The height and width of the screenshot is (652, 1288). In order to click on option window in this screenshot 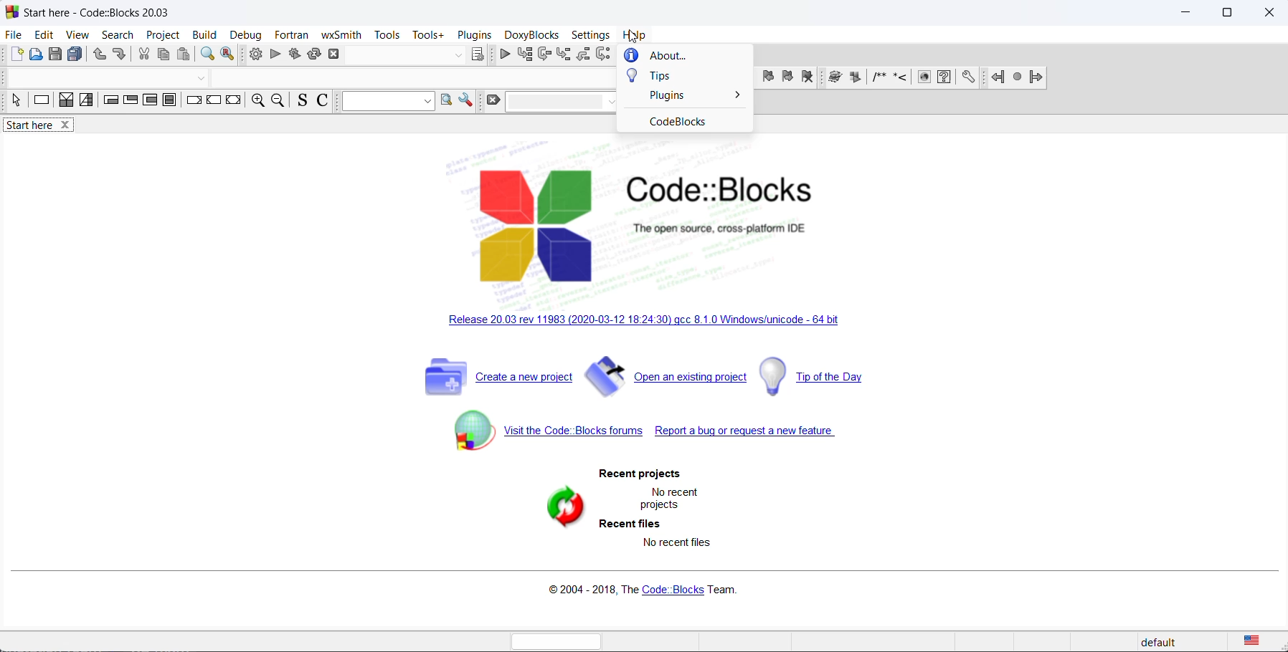, I will do `click(446, 102)`.